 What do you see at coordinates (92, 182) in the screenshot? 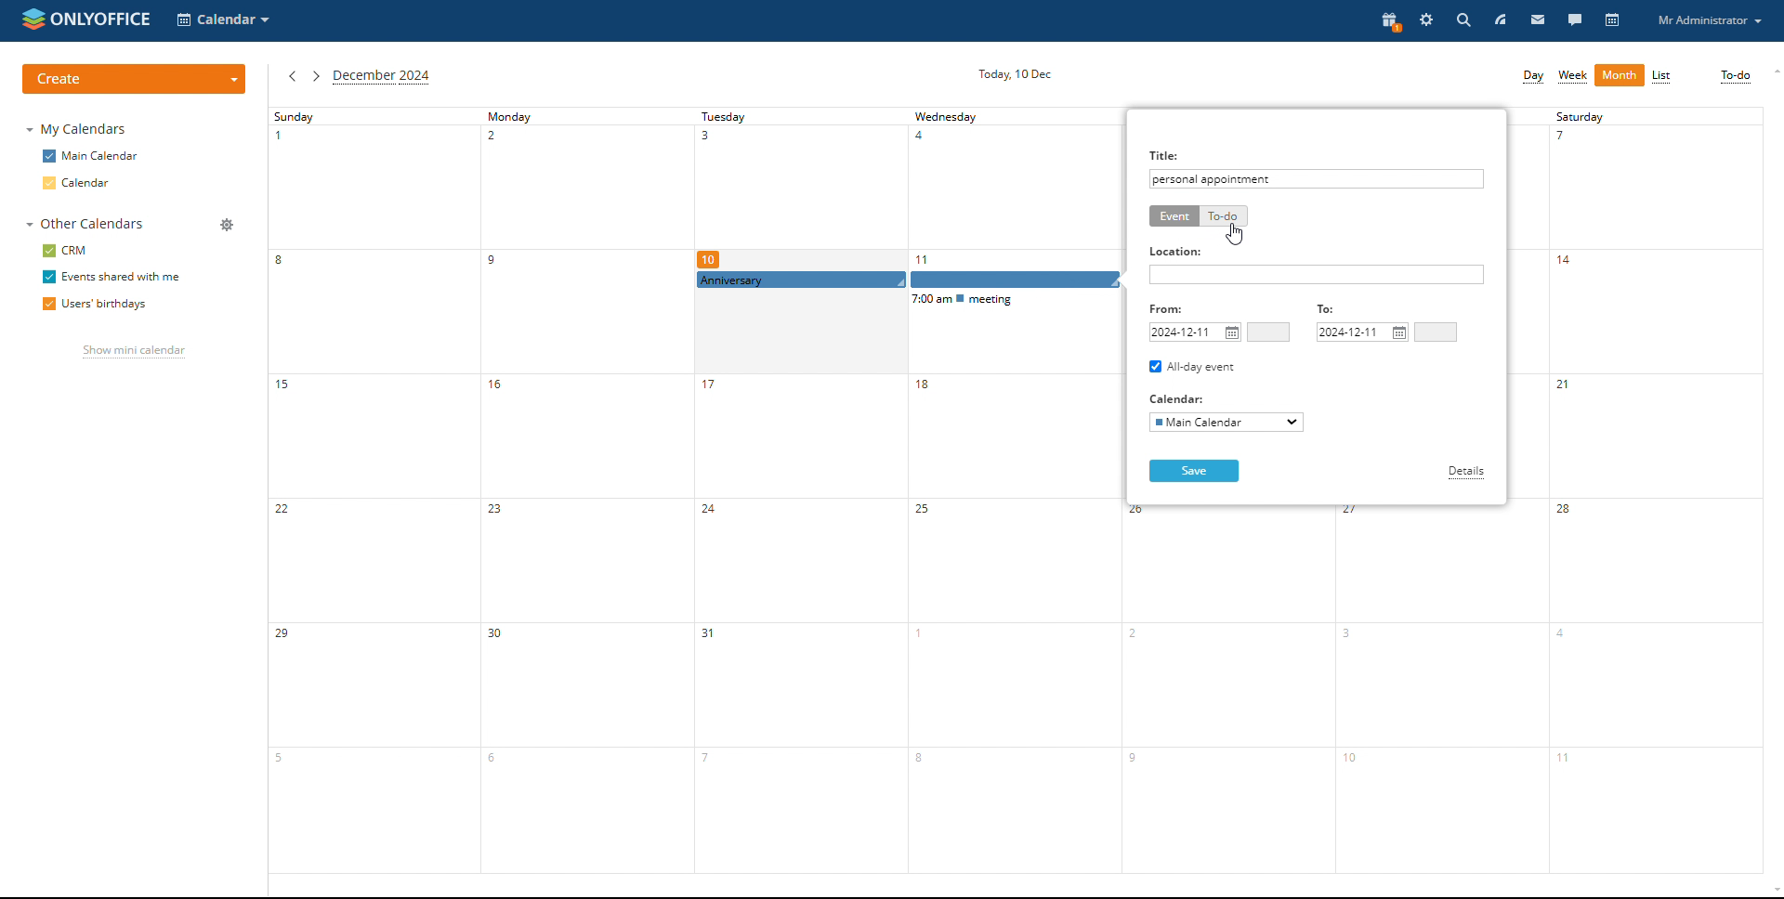
I see `calendar` at bounding box center [92, 182].